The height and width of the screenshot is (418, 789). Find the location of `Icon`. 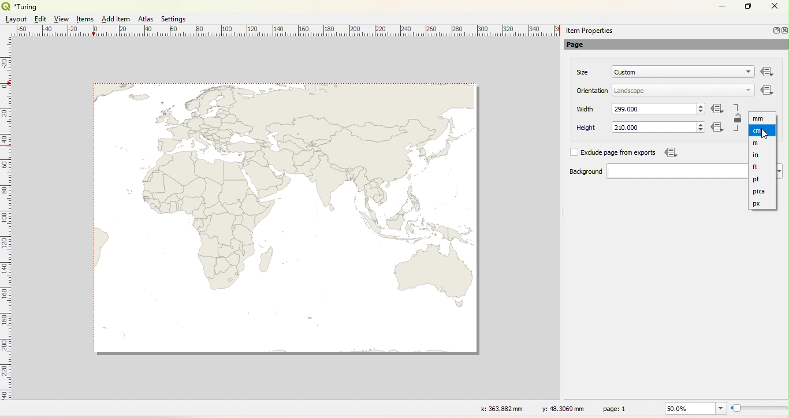

Icon is located at coordinates (718, 110).